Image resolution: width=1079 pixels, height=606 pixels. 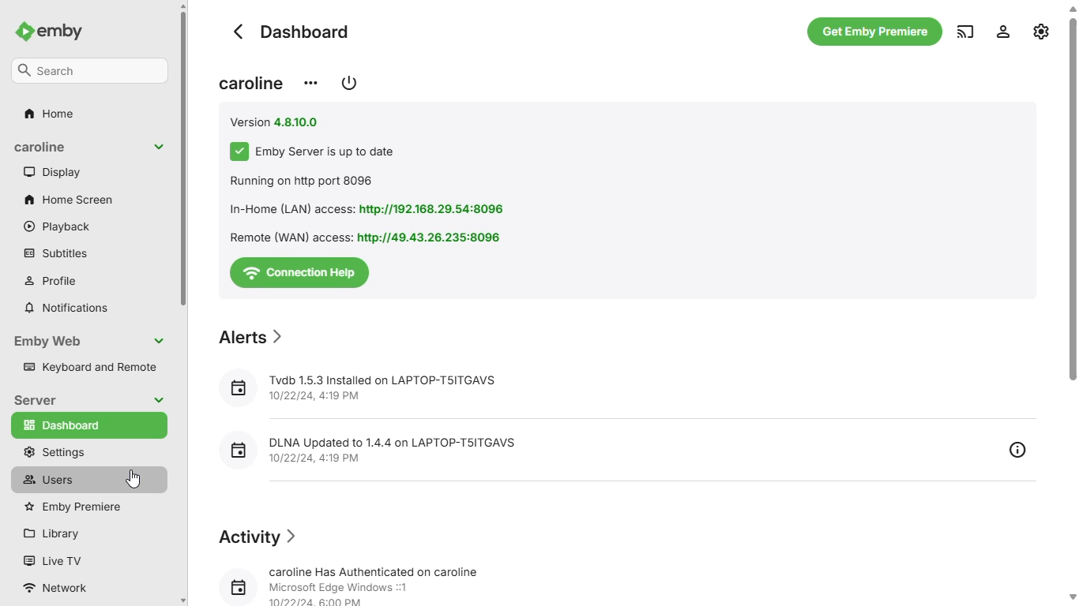 What do you see at coordinates (368, 209) in the screenshot?
I see `In-Home (LAN) access: http://192.168.29.54:8096` at bounding box center [368, 209].